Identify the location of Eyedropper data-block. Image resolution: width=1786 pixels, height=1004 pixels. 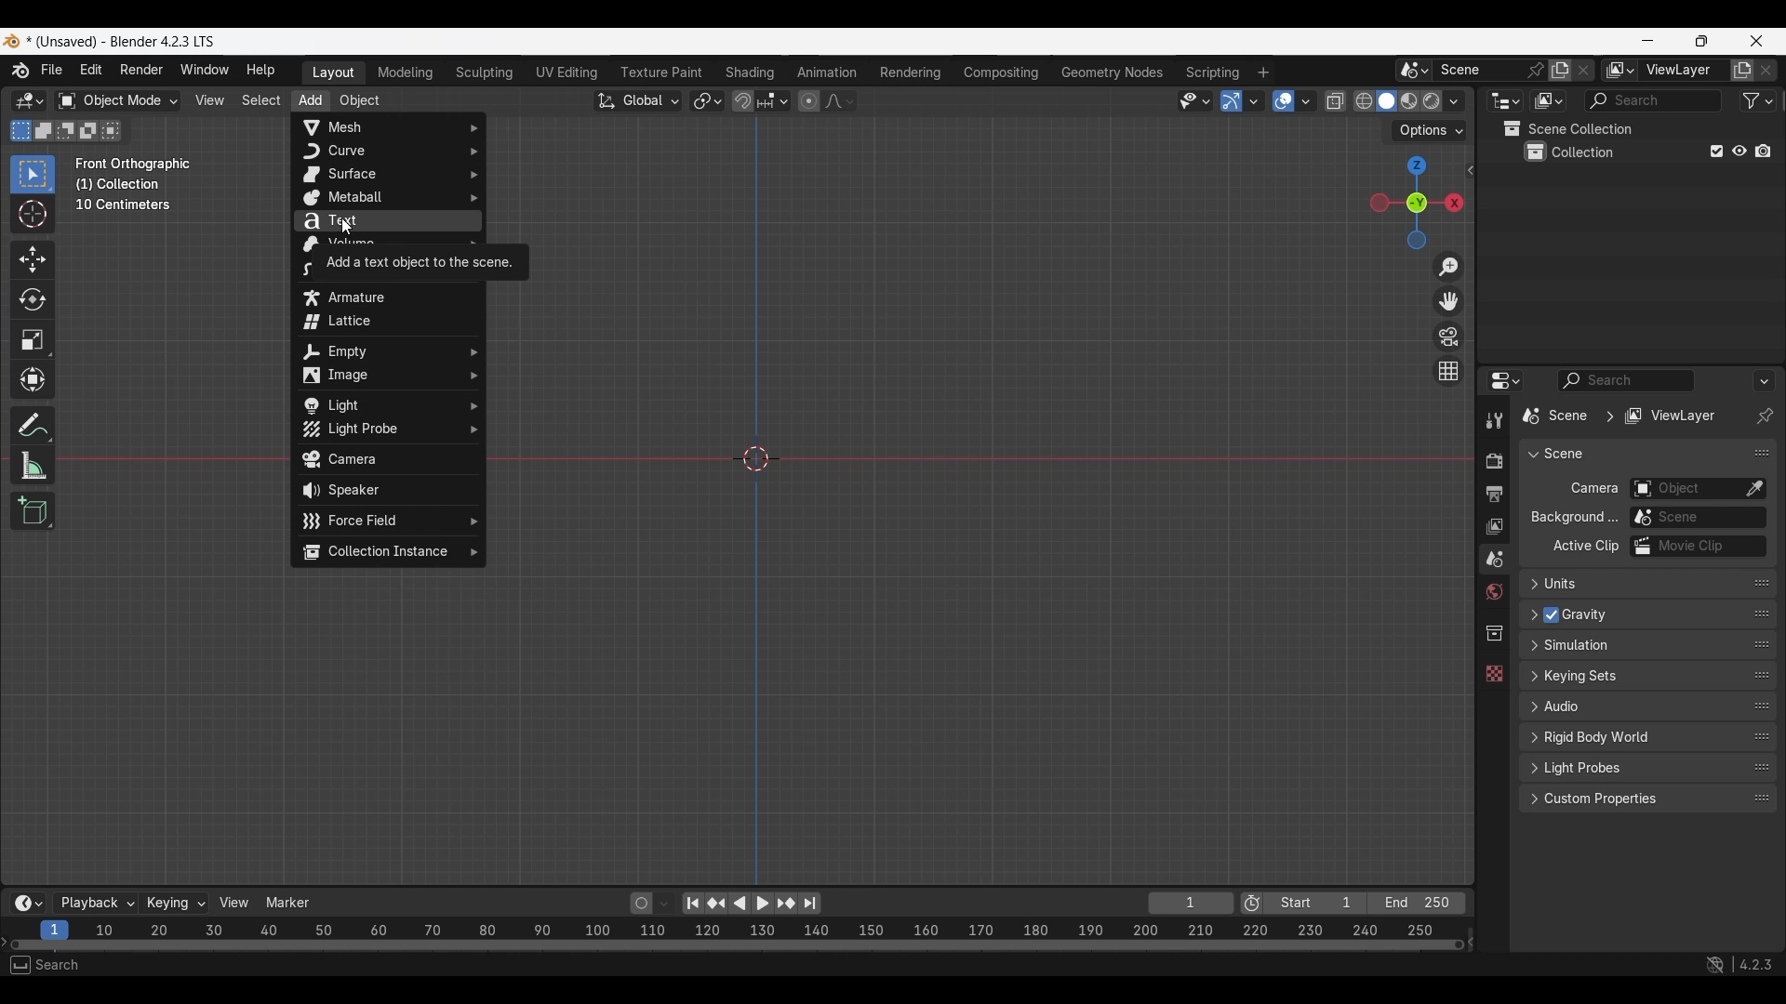
(1753, 489).